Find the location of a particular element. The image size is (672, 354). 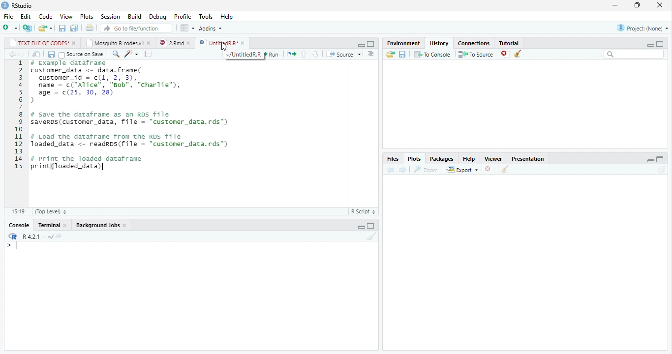

close is located at coordinates (190, 43).